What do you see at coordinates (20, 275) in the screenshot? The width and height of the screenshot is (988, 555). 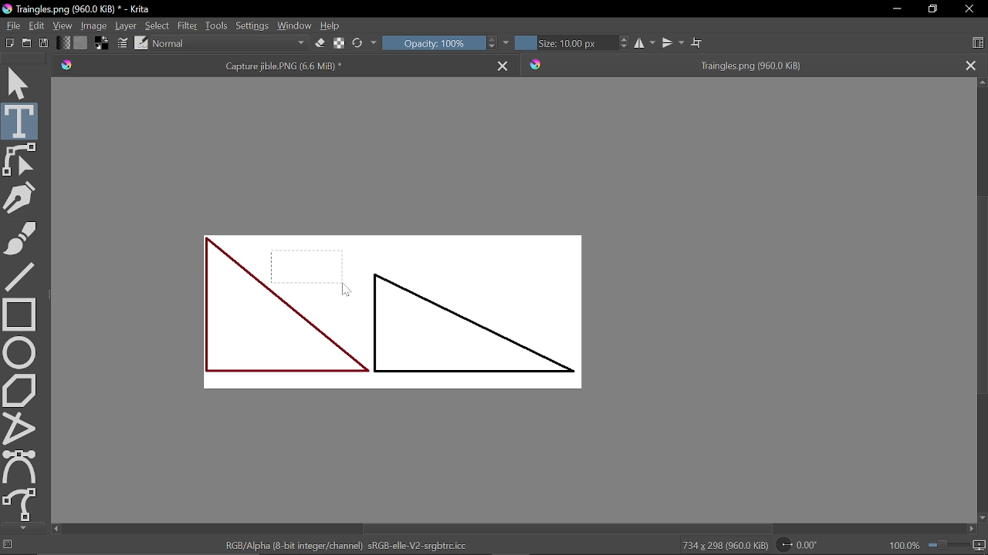 I see `Line tool` at bounding box center [20, 275].